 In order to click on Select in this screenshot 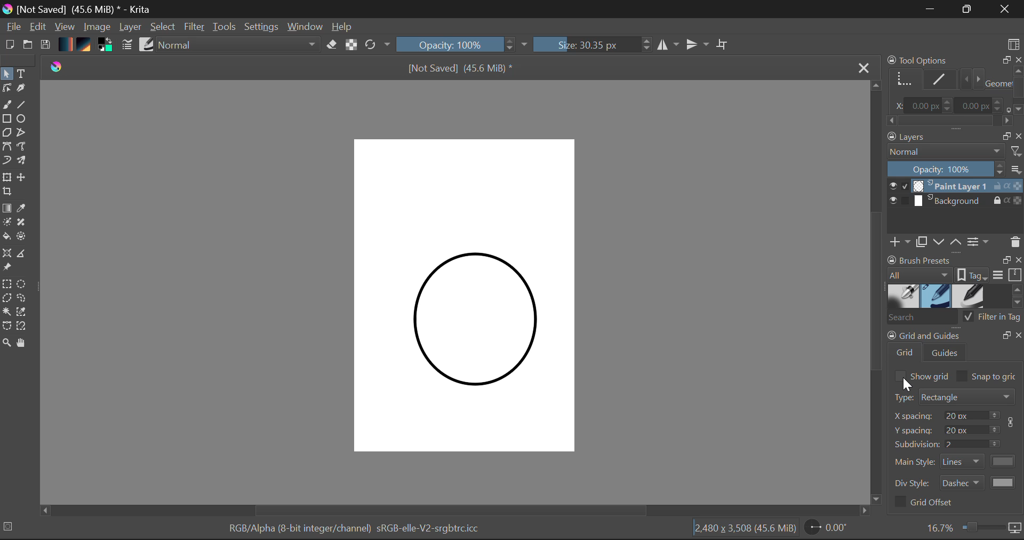, I will do `click(163, 27)`.